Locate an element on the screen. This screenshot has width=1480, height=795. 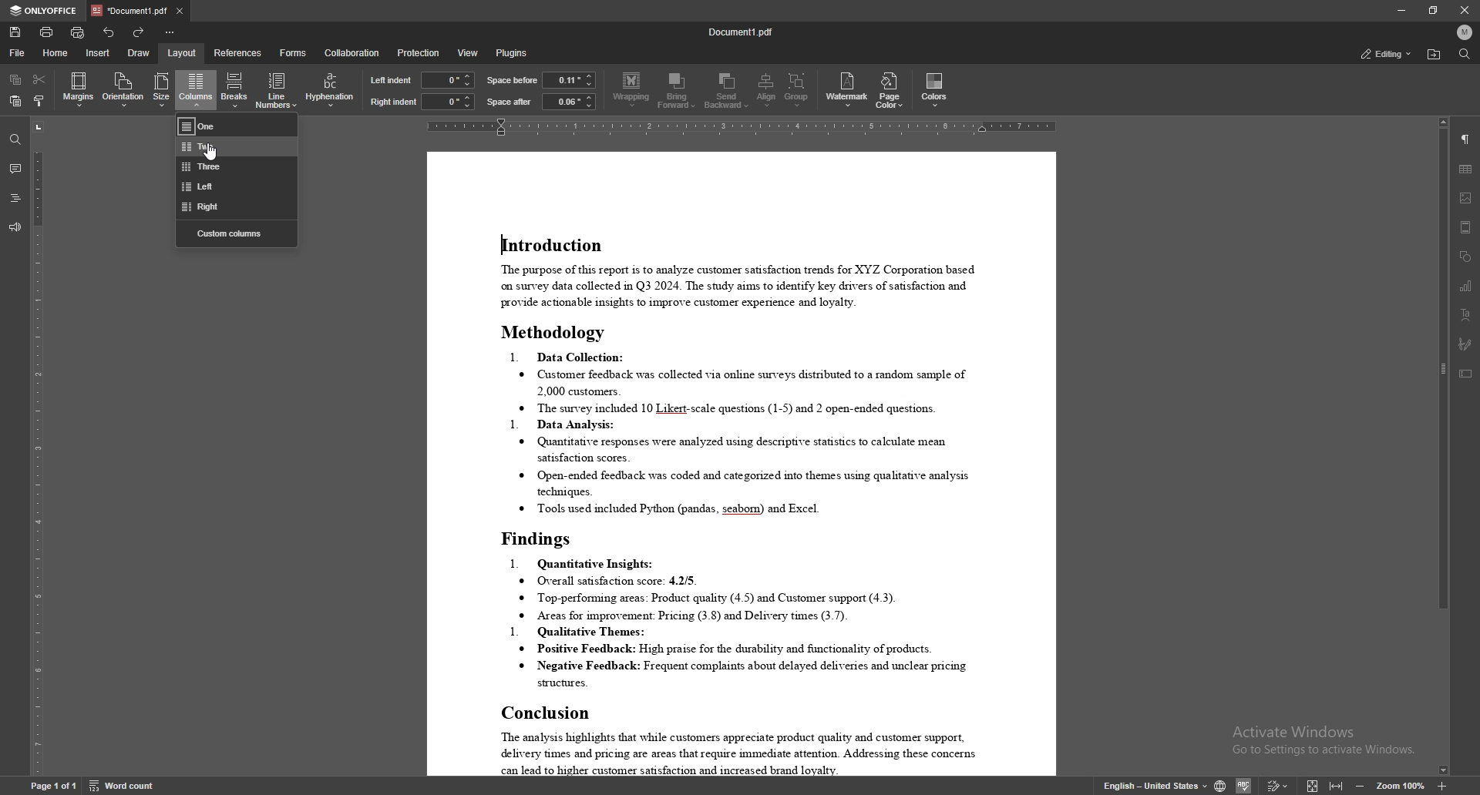
configure toolbar is located at coordinates (173, 32).